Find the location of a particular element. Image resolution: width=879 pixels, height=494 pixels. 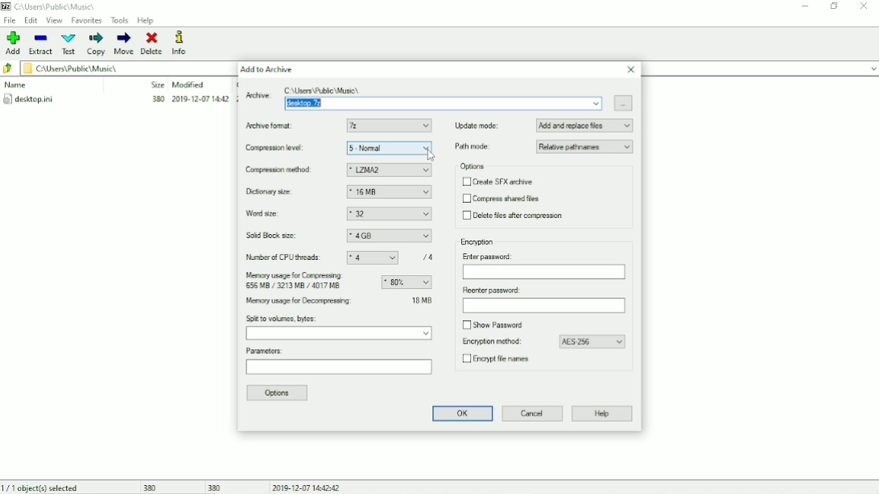

Enter password is located at coordinates (490, 256).